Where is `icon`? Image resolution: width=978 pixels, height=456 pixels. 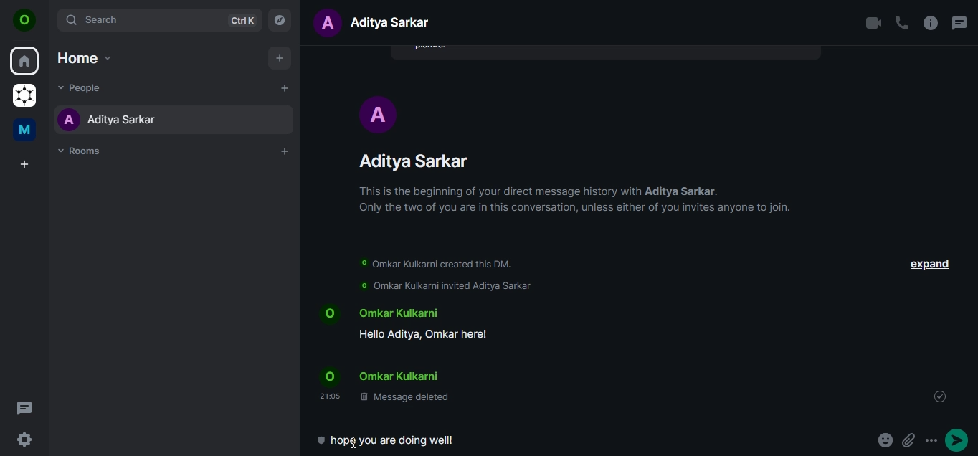 icon is located at coordinates (24, 20).